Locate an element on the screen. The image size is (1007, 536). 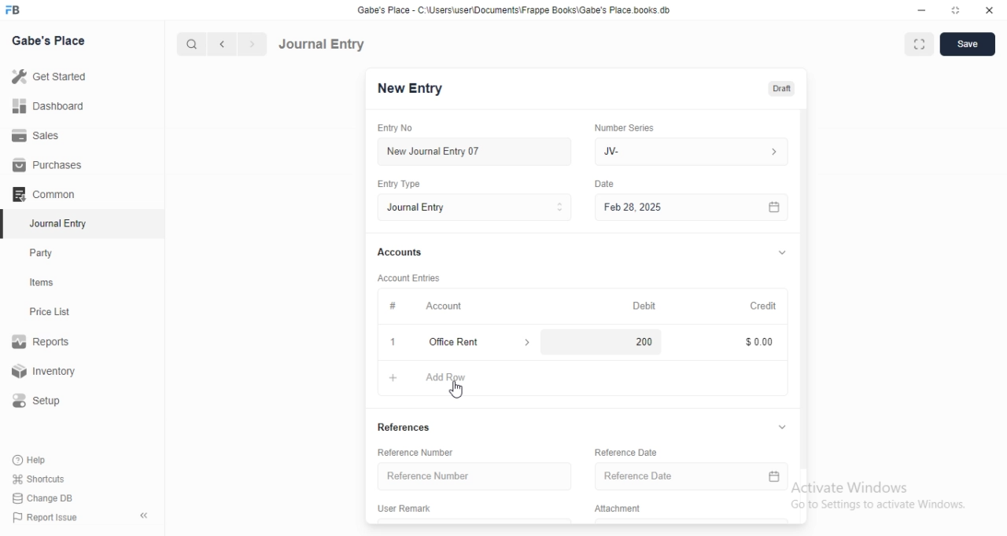
JV- is located at coordinates (695, 152).